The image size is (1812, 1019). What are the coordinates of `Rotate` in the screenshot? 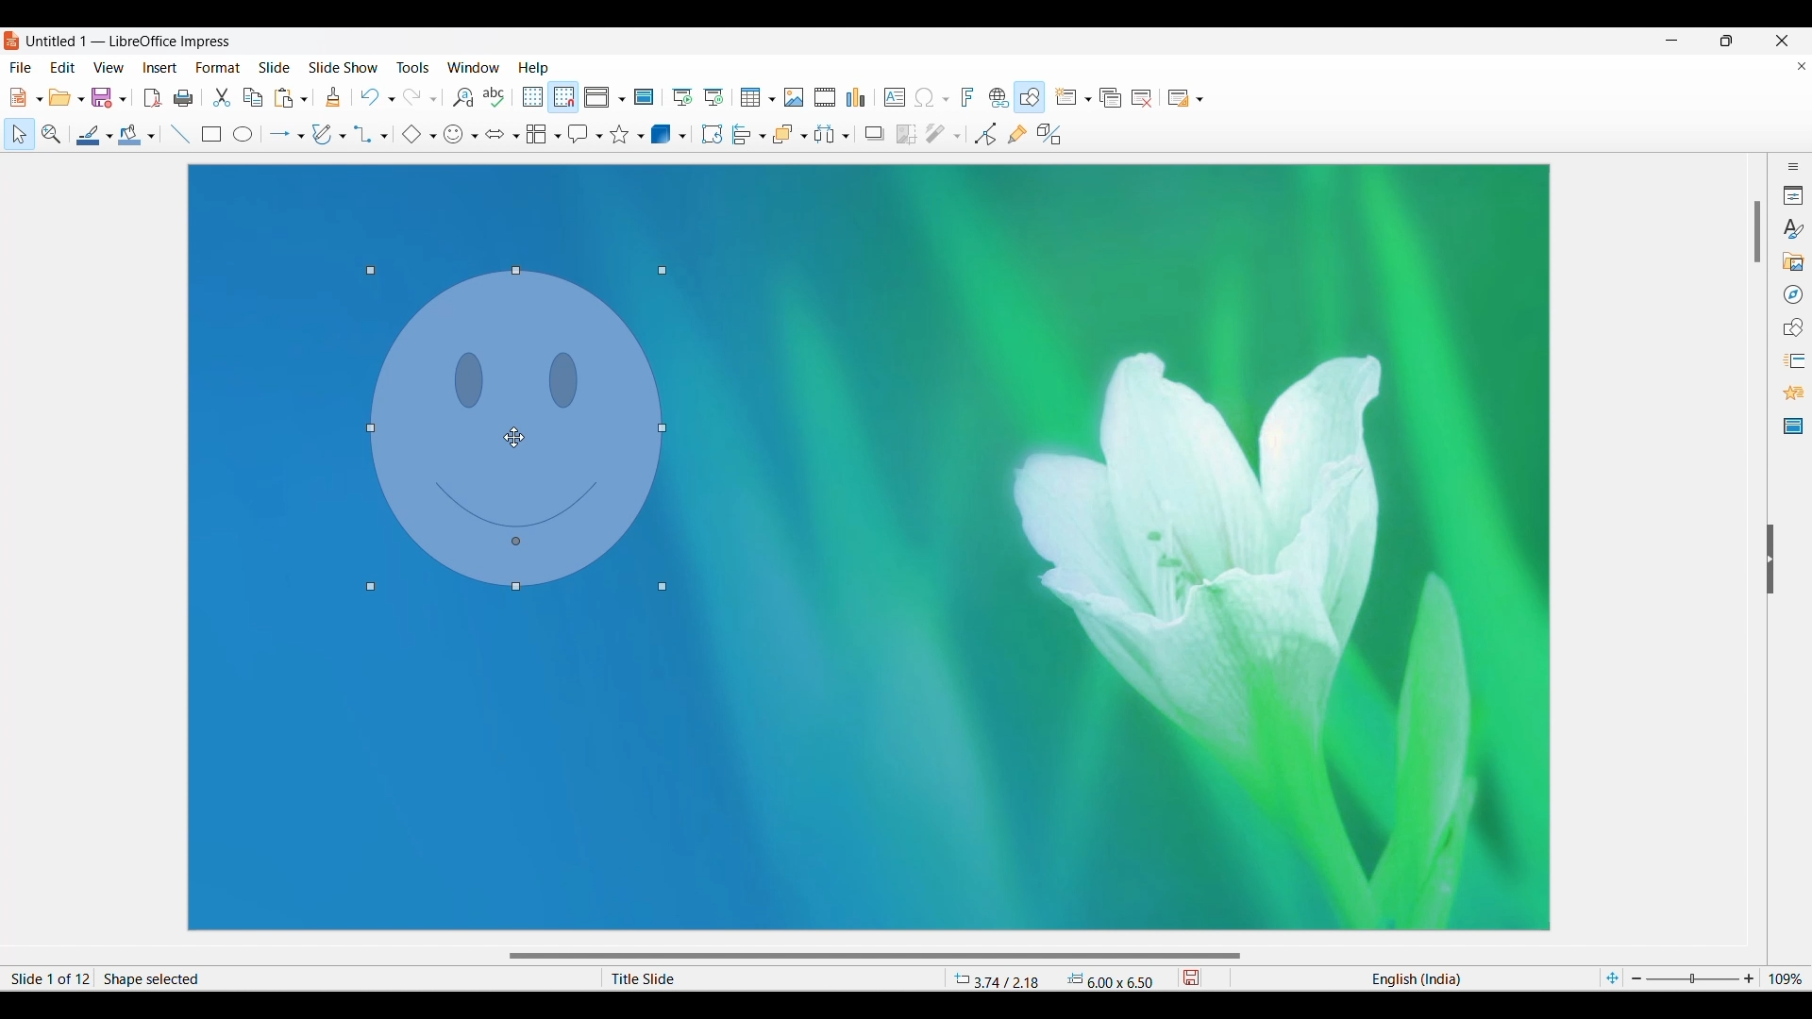 It's located at (712, 133).